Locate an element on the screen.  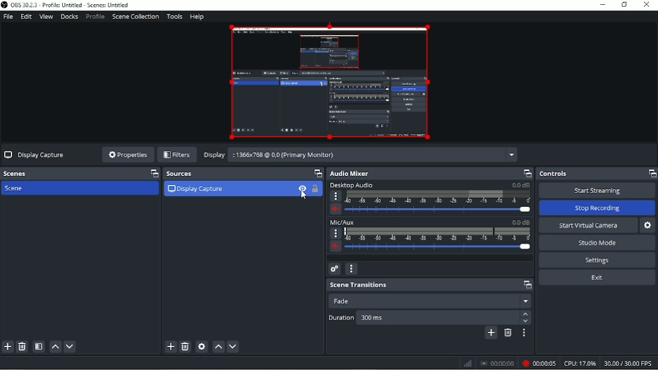
Move scene down is located at coordinates (70, 346).